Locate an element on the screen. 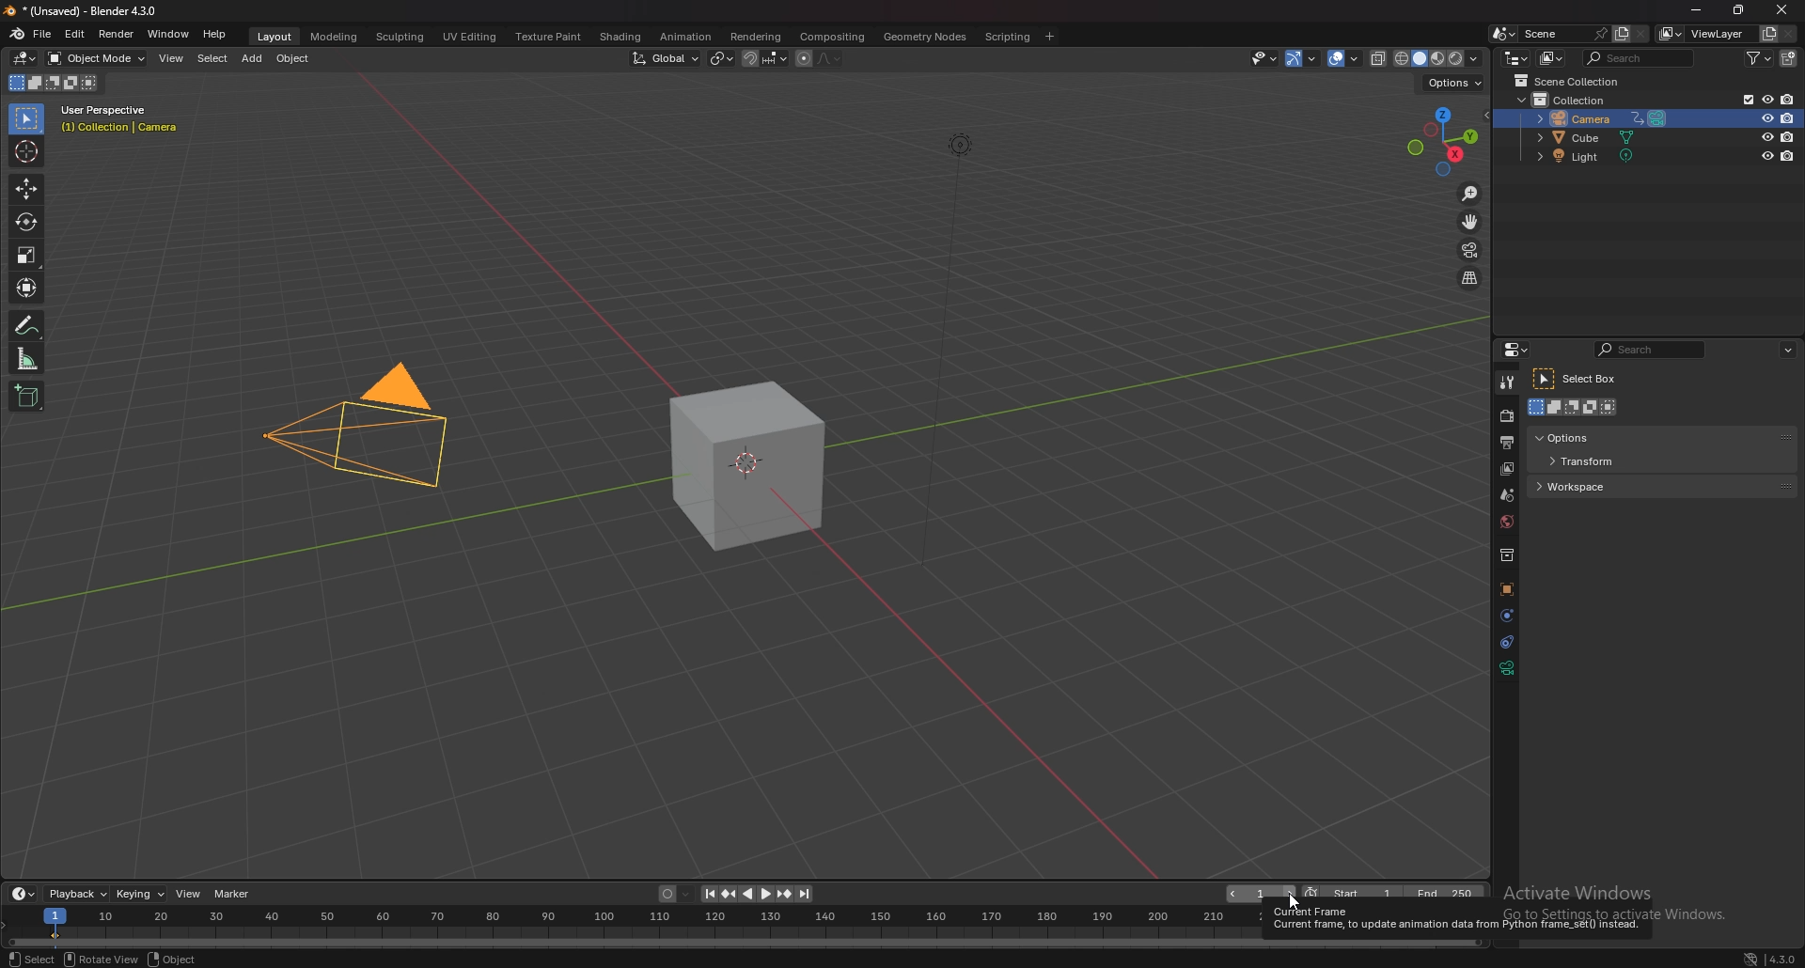 The width and height of the screenshot is (1805, 968). workspace is located at coordinates (1593, 485).